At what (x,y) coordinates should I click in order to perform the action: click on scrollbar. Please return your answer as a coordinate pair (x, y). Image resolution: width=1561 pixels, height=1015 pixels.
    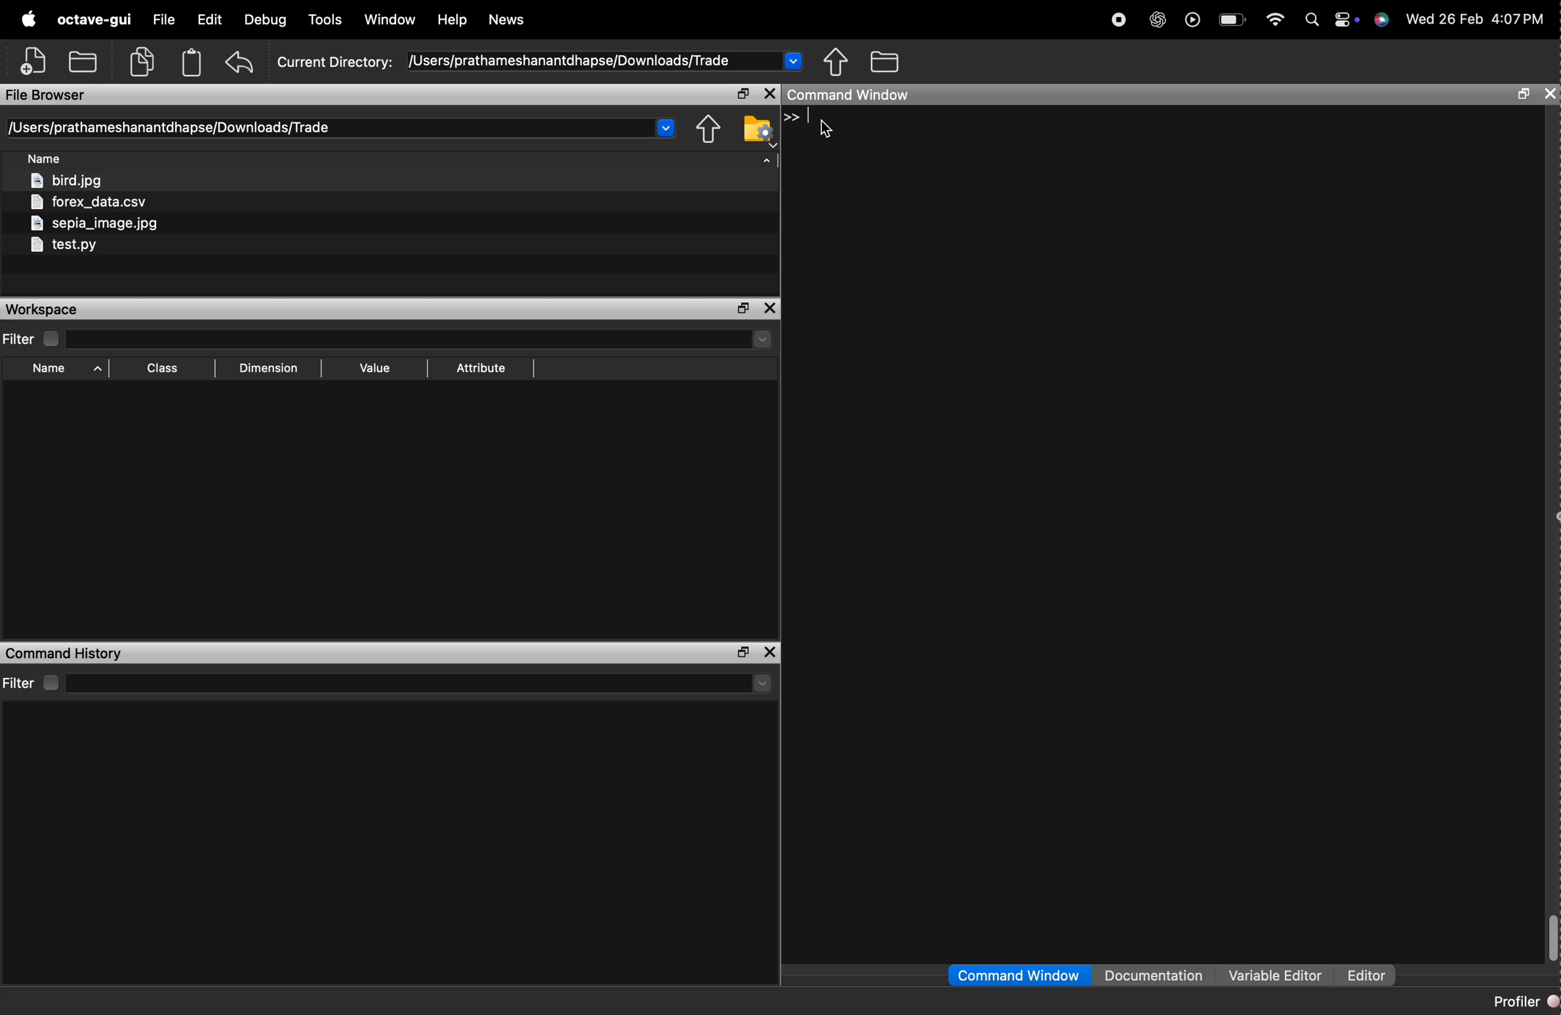
    Looking at the image, I should click on (1554, 938).